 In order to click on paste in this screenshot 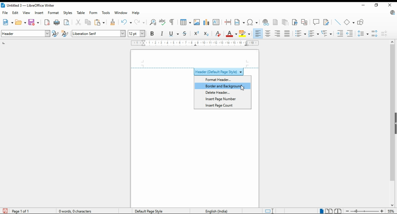, I will do `click(100, 22)`.